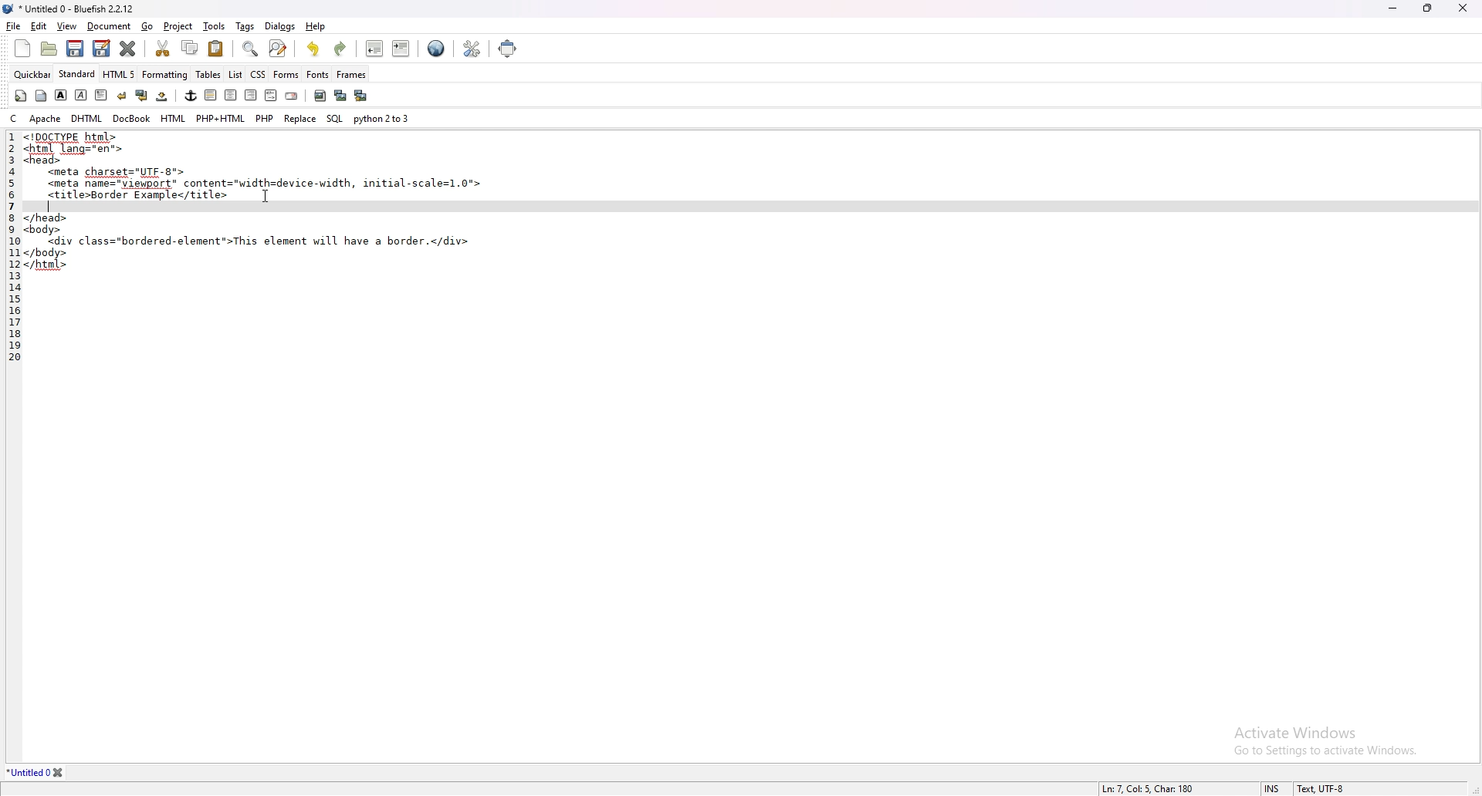 The image size is (1482, 796). Describe the element at coordinates (374, 48) in the screenshot. I see `unindent` at that location.